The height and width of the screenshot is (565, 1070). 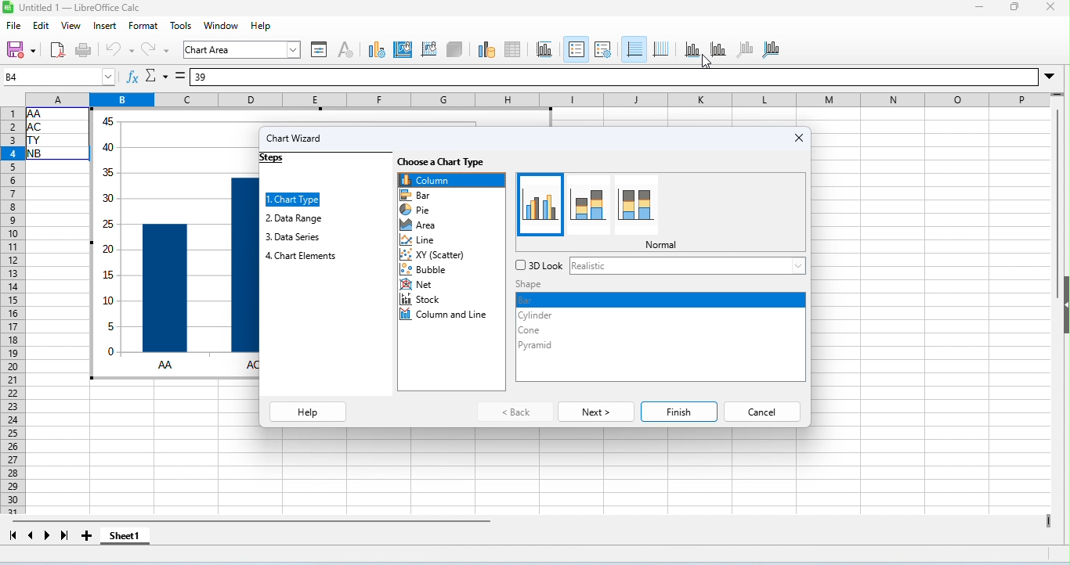 I want to click on window, so click(x=222, y=25).